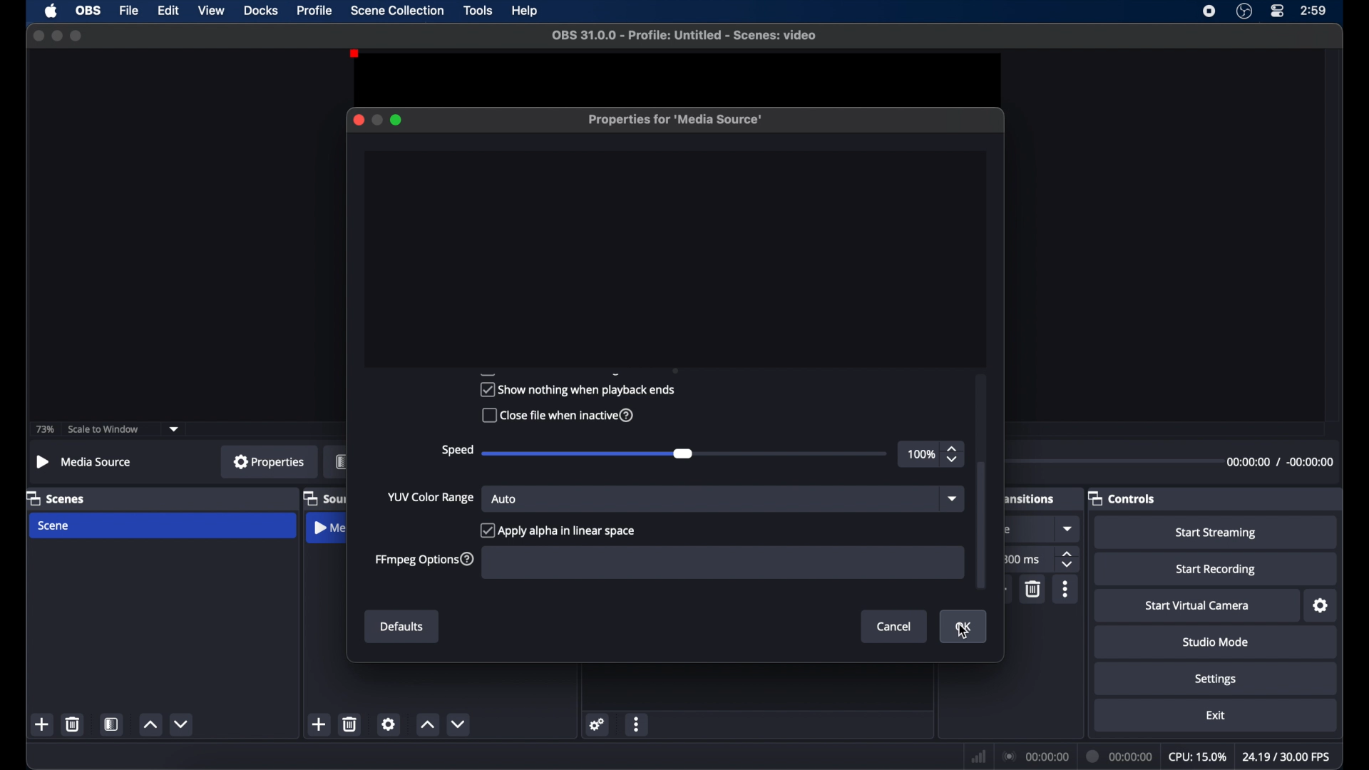 This screenshot has width=1369, height=770. What do you see at coordinates (87, 462) in the screenshot?
I see `no source selected` at bounding box center [87, 462].